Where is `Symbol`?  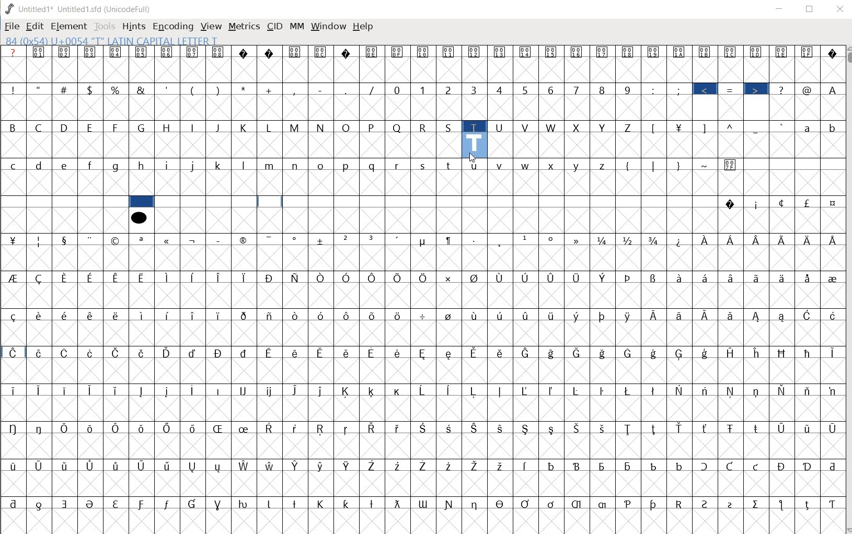 Symbol is located at coordinates (193, 504).